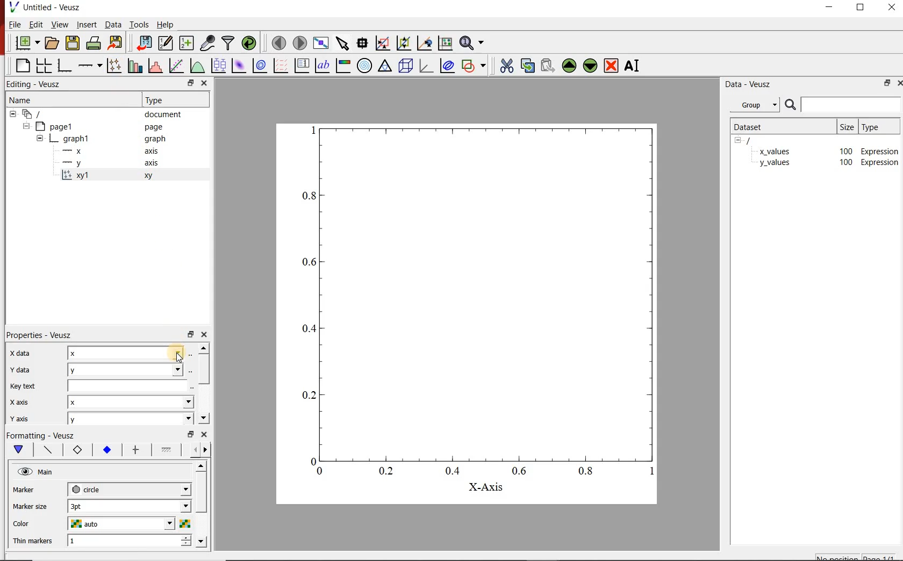 The image size is (903, 561). I want to click on click or draw a rectangle to zoom on graph axes, so click(383, 43).